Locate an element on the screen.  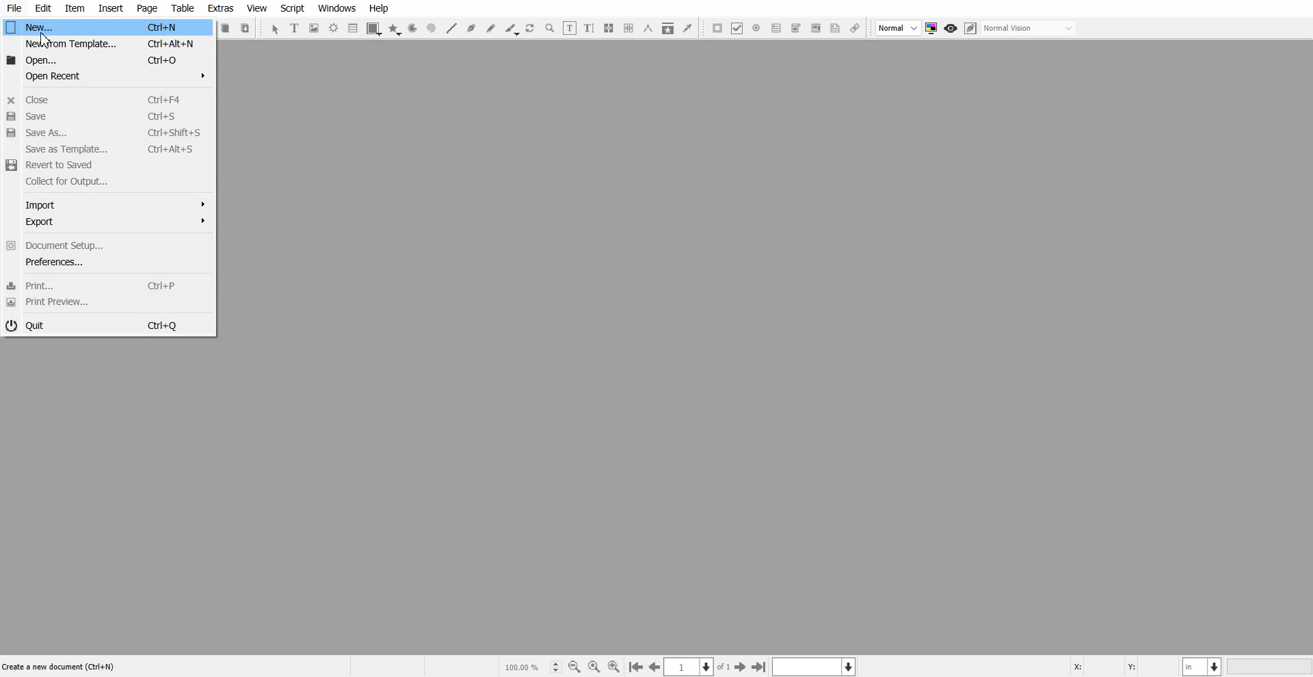
Freehand line is located at coordinates (491, 28).